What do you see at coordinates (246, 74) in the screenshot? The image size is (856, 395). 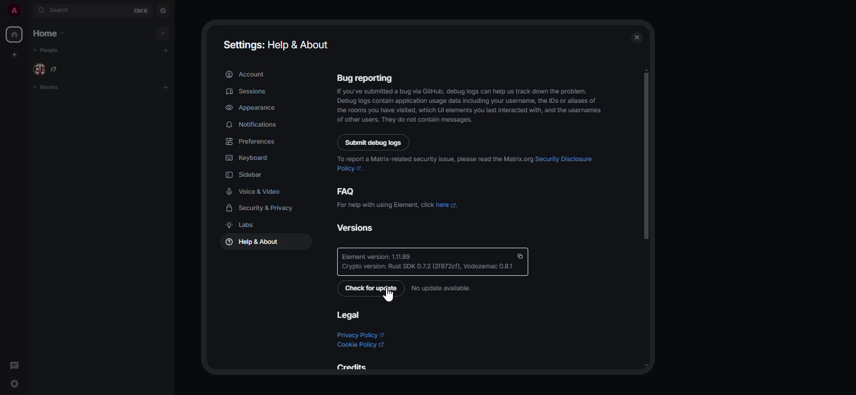 I see `account` at bounding box center [246, 74].